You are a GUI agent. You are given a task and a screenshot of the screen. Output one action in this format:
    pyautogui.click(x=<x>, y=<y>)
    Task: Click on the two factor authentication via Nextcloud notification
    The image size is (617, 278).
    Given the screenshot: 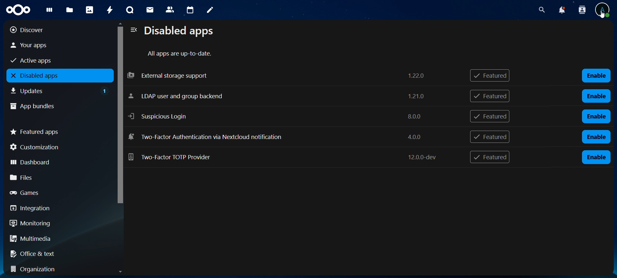 What is the action you would take?
    pyautogui.click(x=276, y=136)
    